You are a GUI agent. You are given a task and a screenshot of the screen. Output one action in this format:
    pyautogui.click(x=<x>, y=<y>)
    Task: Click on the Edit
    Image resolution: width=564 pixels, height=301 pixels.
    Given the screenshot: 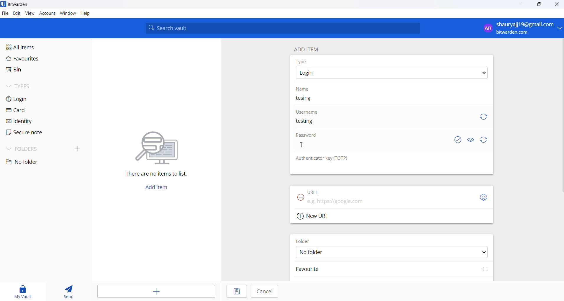 What is the action you would take?
    pyautogui.click(x=17, y=14)
    